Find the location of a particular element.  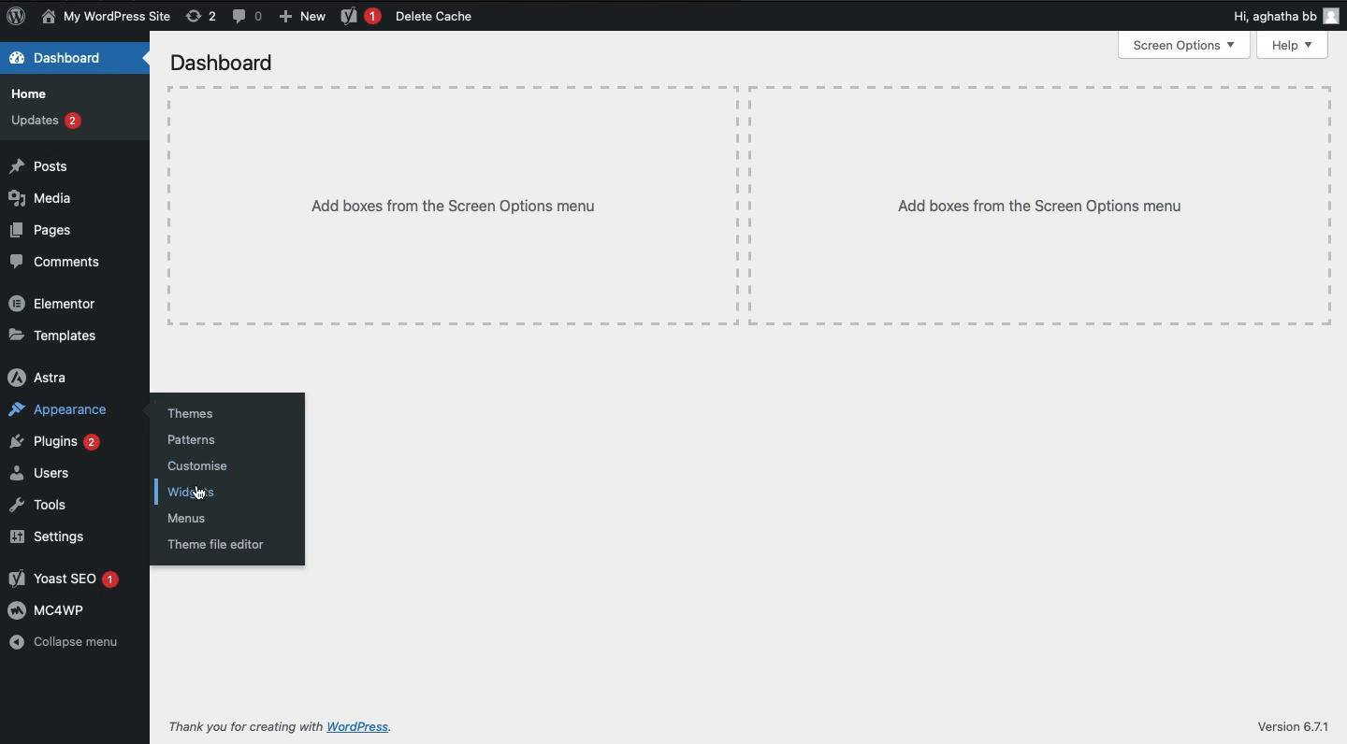

# Posts is located at coordinates (44, 162).